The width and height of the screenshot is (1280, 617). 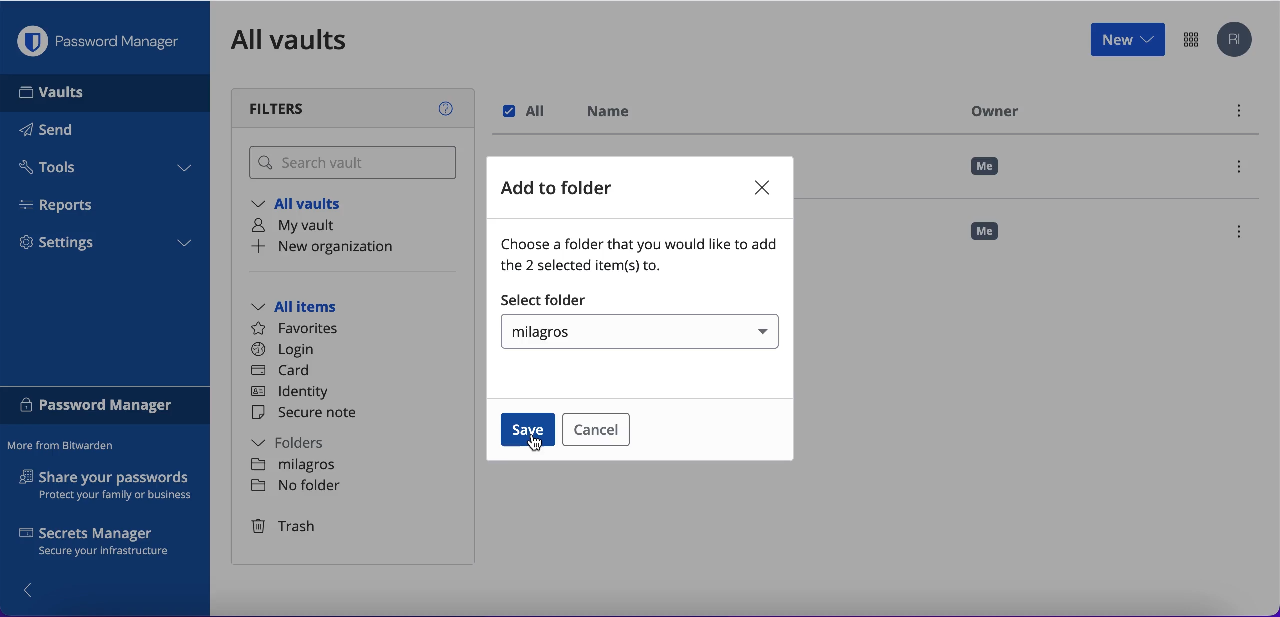 What do you see at coordinates (64, 205) in the screenshot?
I see `reports` at bounding box center [64, 205].